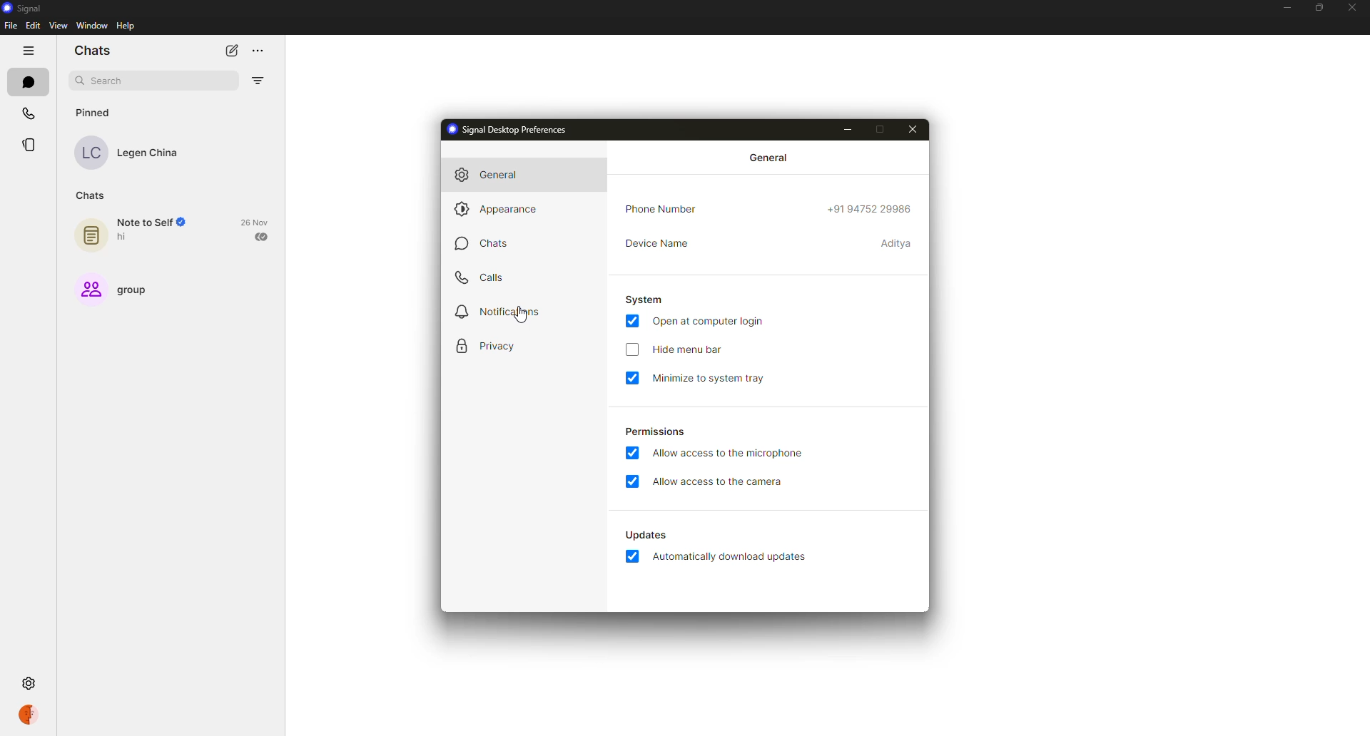 The width and height of the screenshot is (1370, 736). What do you see at coordinates (485, 242) in the screenshot?
I see `chats` at bounding box center [485, 242].